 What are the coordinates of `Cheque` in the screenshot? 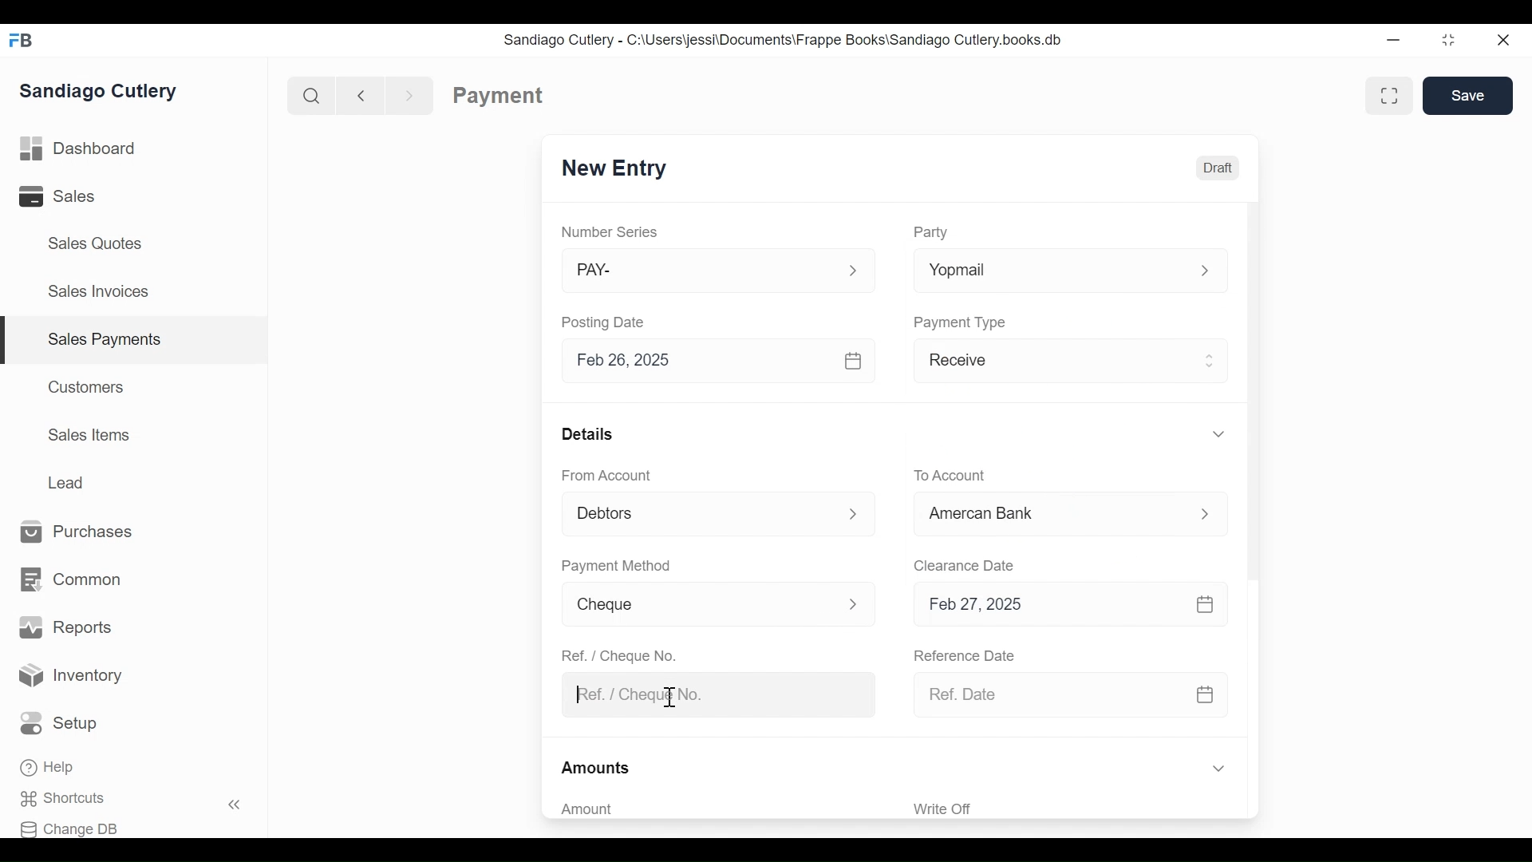 It's located at (693, 605).